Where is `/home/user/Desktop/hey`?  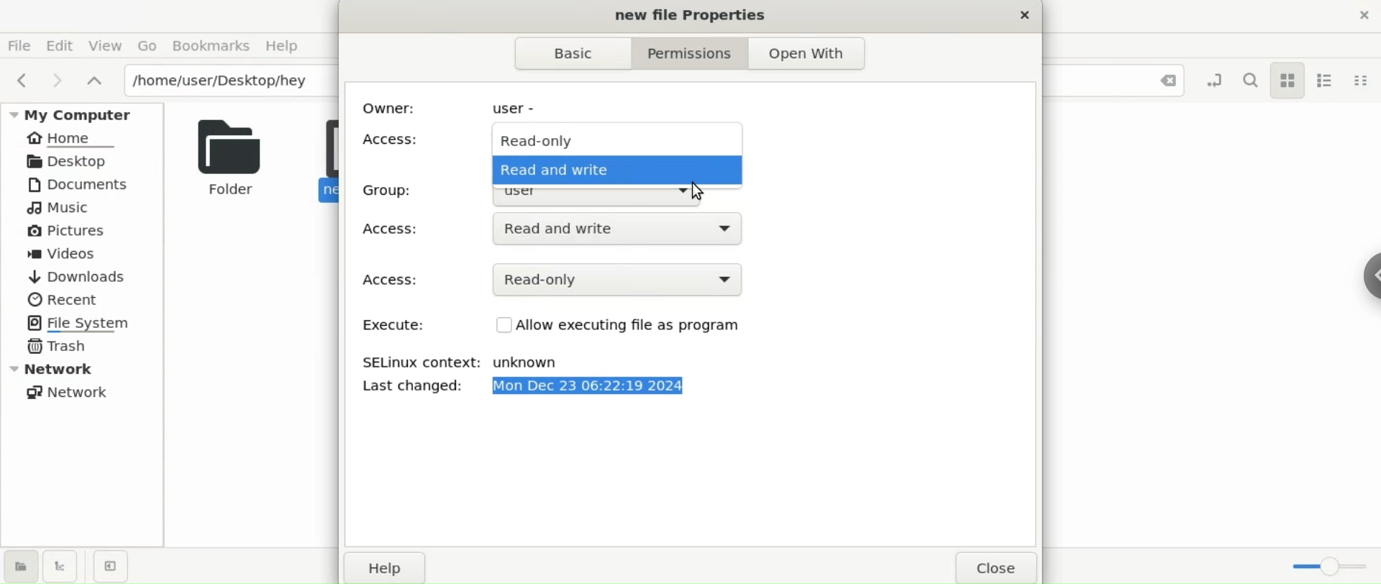 /home/user/Desktop/hey is located at coordinates (229, 80).